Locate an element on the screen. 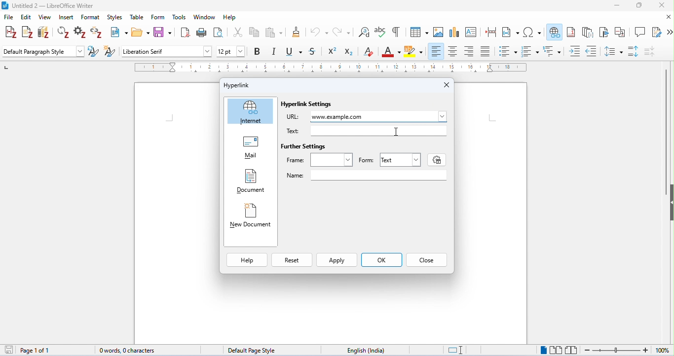  redo is located at coordinates (341, 32).